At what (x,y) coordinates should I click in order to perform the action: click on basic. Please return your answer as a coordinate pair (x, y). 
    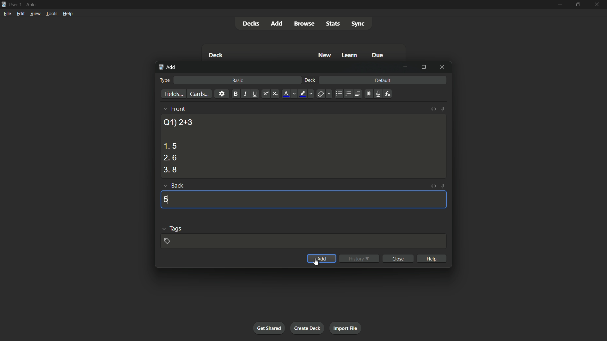
    Looking at the image, I should click on (238, 80).